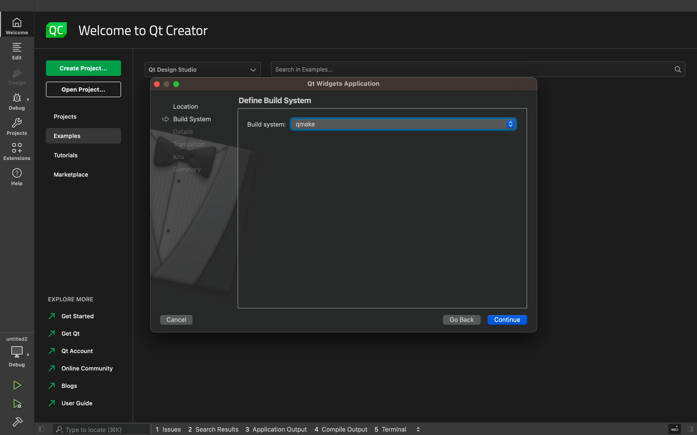 Image resolution: width=697 pixels, height=435 pixels. What do you see at coordinates (69, 405) in the screenshot?
I see `` at bounding box center [69, 405].